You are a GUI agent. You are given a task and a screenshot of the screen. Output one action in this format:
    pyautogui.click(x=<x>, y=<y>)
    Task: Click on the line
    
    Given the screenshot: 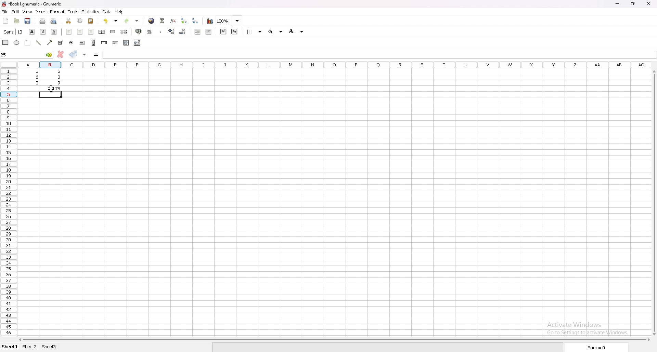 What is the action you would take?
    pyautogui.click(x=38, y=43)
    